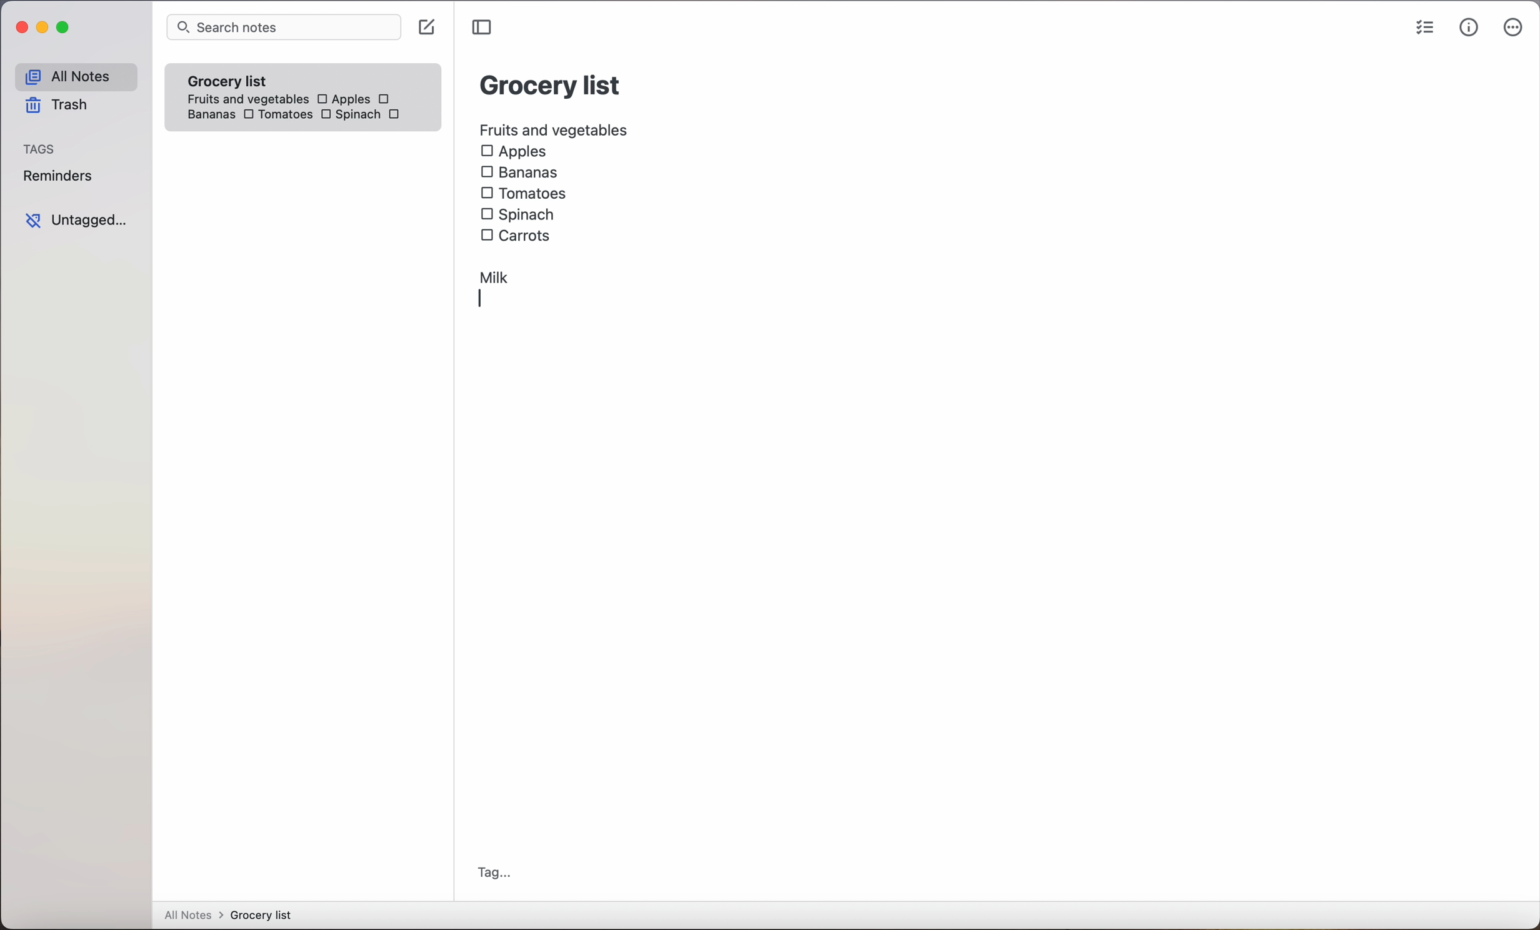 The height and width of the screenshot is (930, 1540). What do you see at coordinates (342, 99) in the screenshot?
I see `Apples checkbox` at bounding box center [342, 99].